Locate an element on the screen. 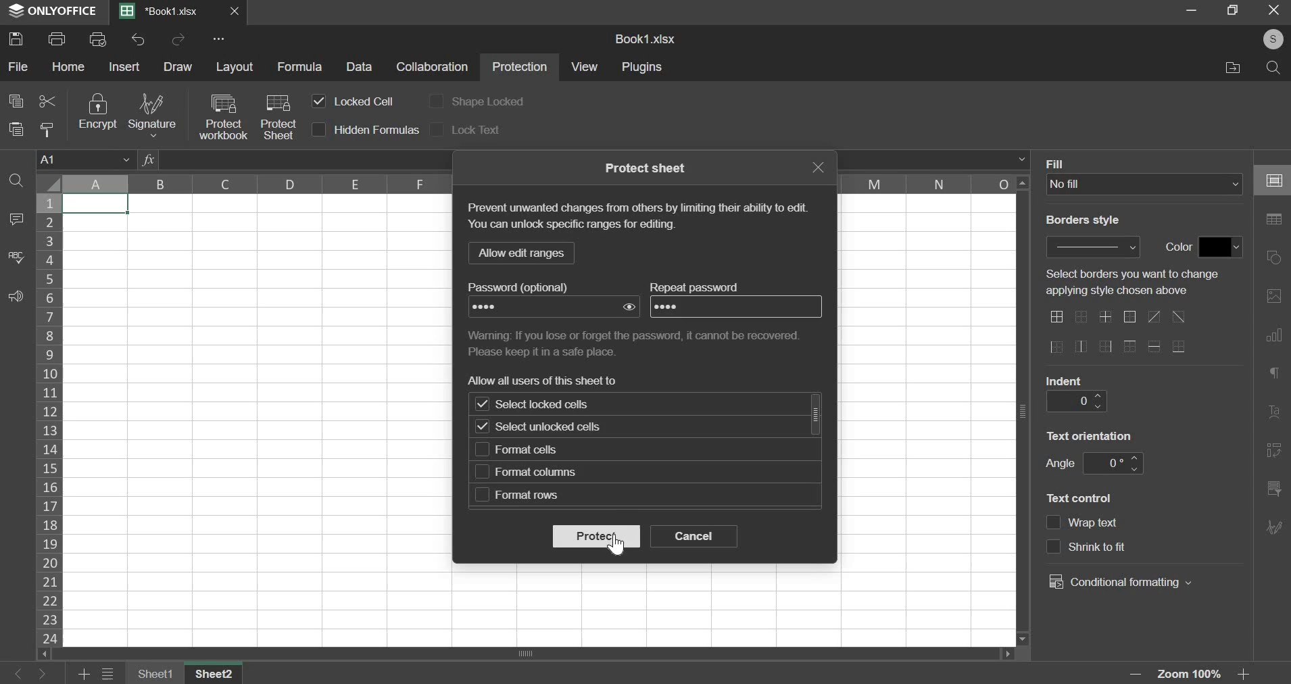 The width and height of the screenshot is (1291, 684). conditional formatting is located at coordinates (1119, 582).